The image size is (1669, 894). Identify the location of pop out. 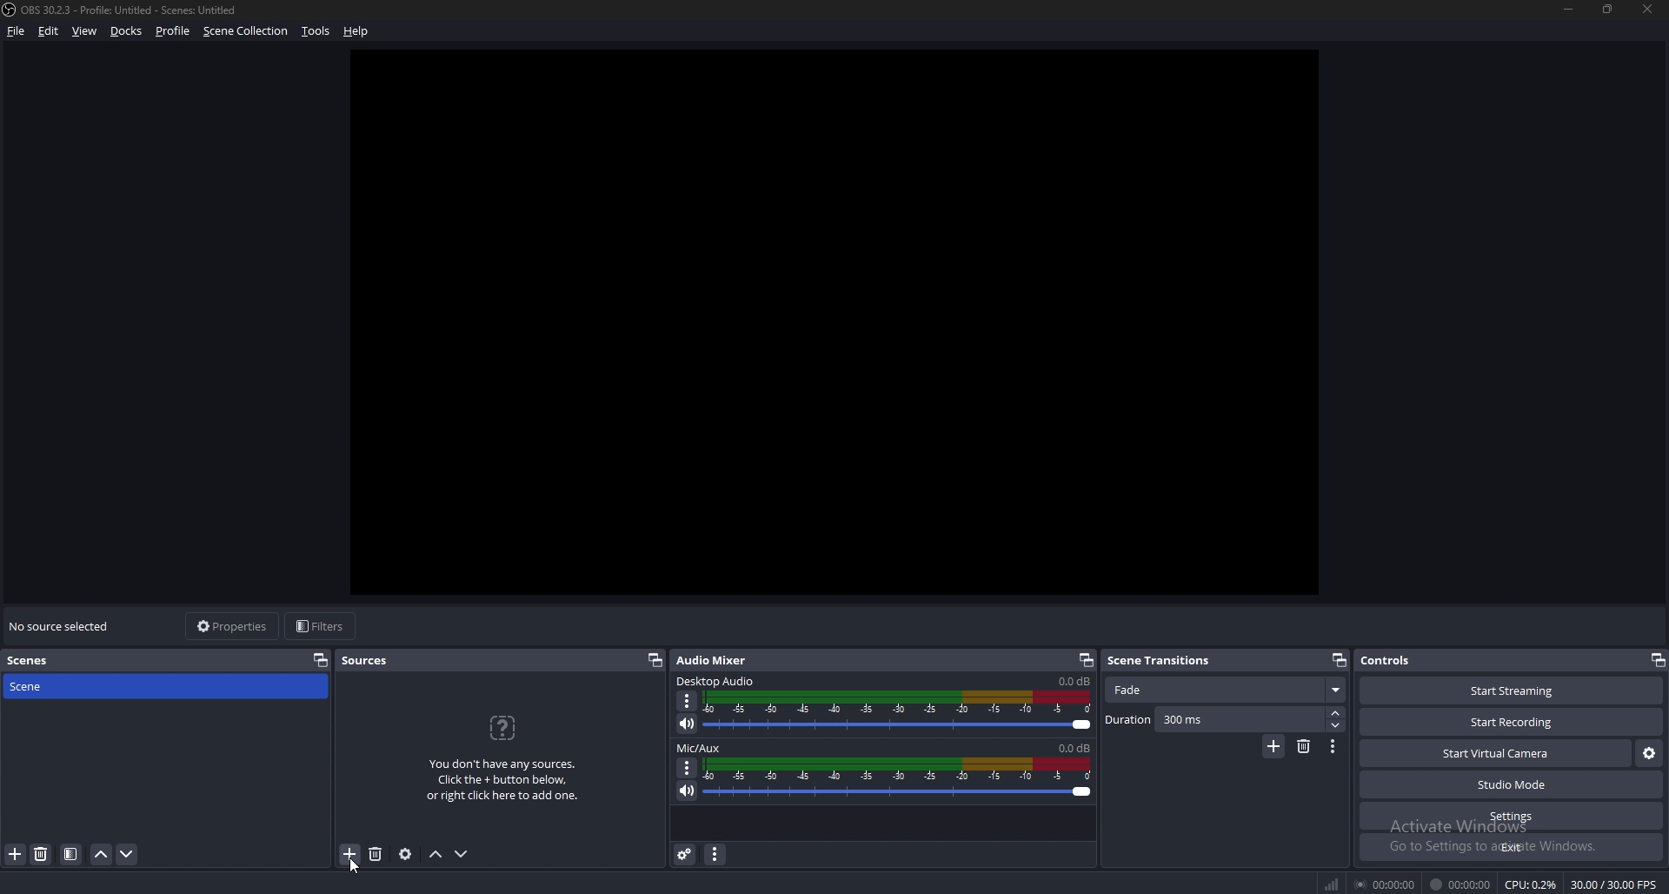
(316, 659).